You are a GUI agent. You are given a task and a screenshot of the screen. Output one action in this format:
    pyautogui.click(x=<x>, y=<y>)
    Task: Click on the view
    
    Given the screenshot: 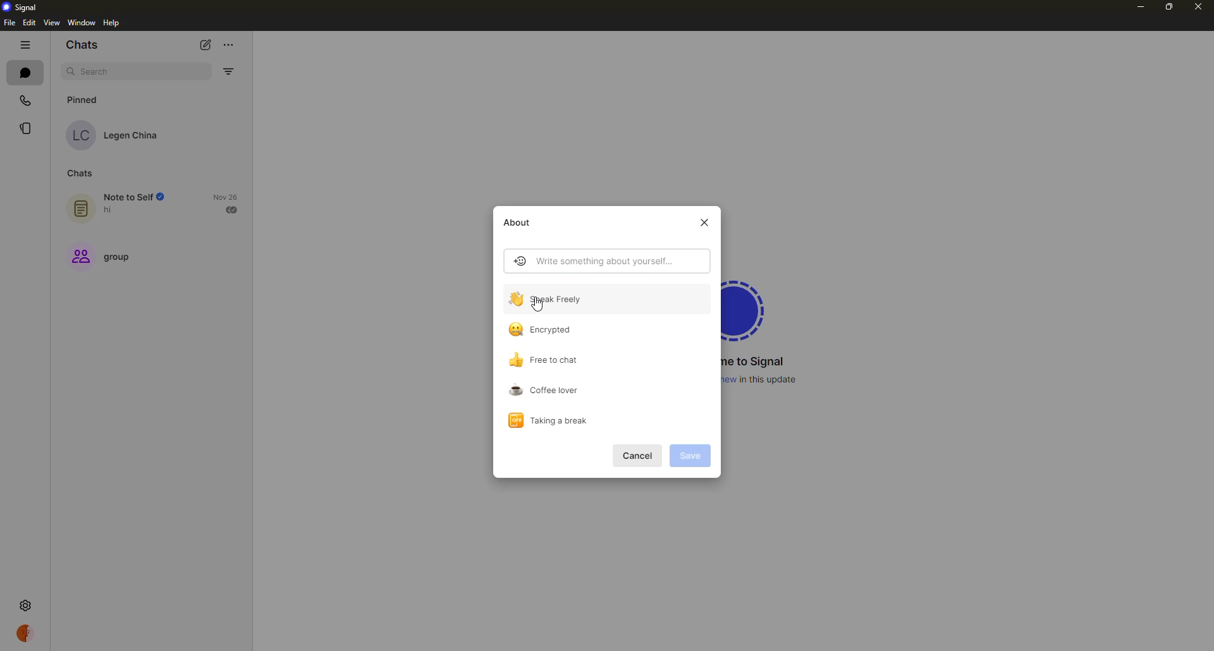 What is the action you would take?
    pyautogui.click(x=51, y=23)
    